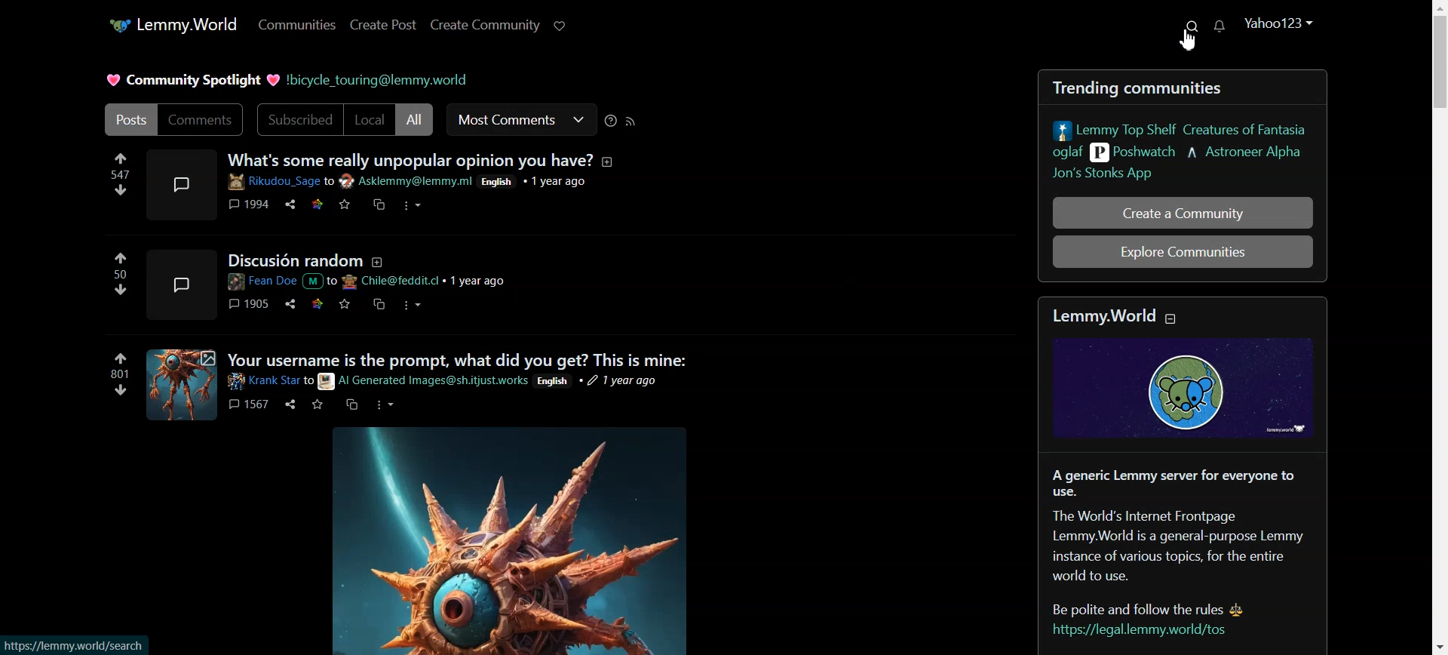 The width and height of the screenshot is (1448, 655). I want to click on Home Page, so click(173, 26).